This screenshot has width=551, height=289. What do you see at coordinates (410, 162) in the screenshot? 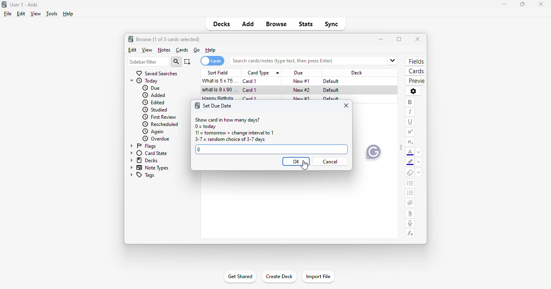
I see `text highlighting color` at bounding box center [410, 162].